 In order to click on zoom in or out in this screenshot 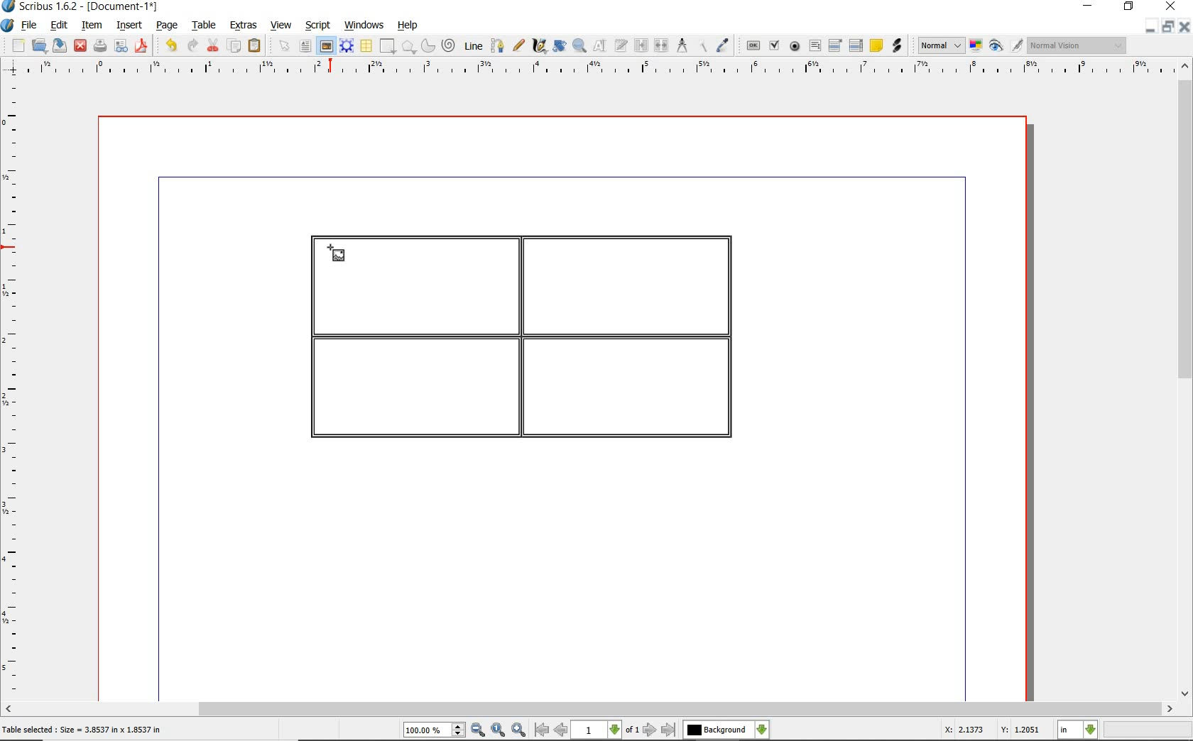, I will do `click(579, 46)`.